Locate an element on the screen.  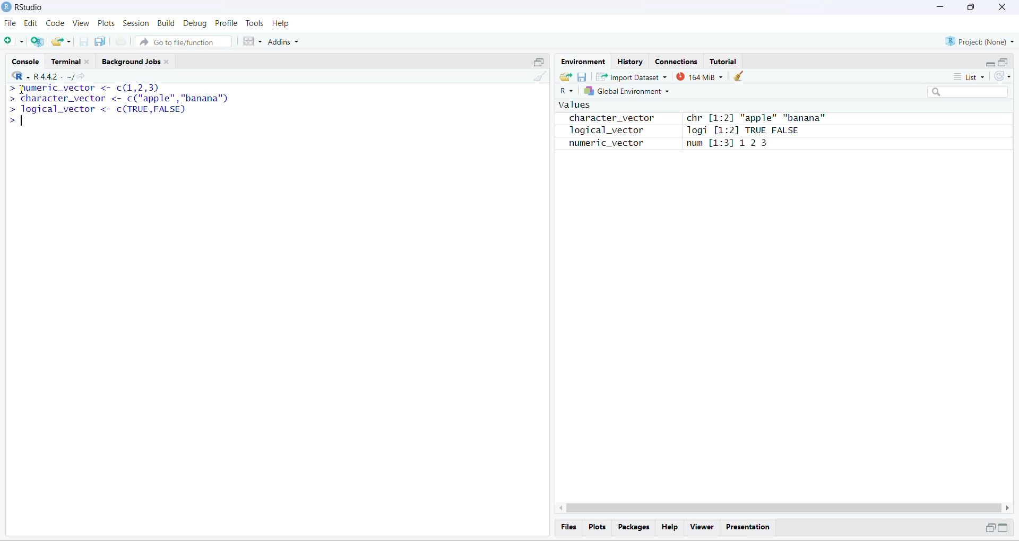
Profile is located at coordinates (226, 23).